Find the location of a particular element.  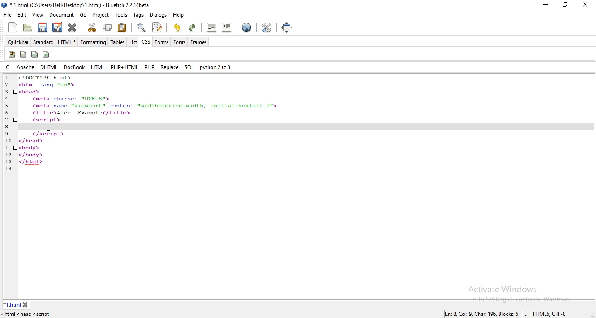

paste is located at coordinates (122, 28).